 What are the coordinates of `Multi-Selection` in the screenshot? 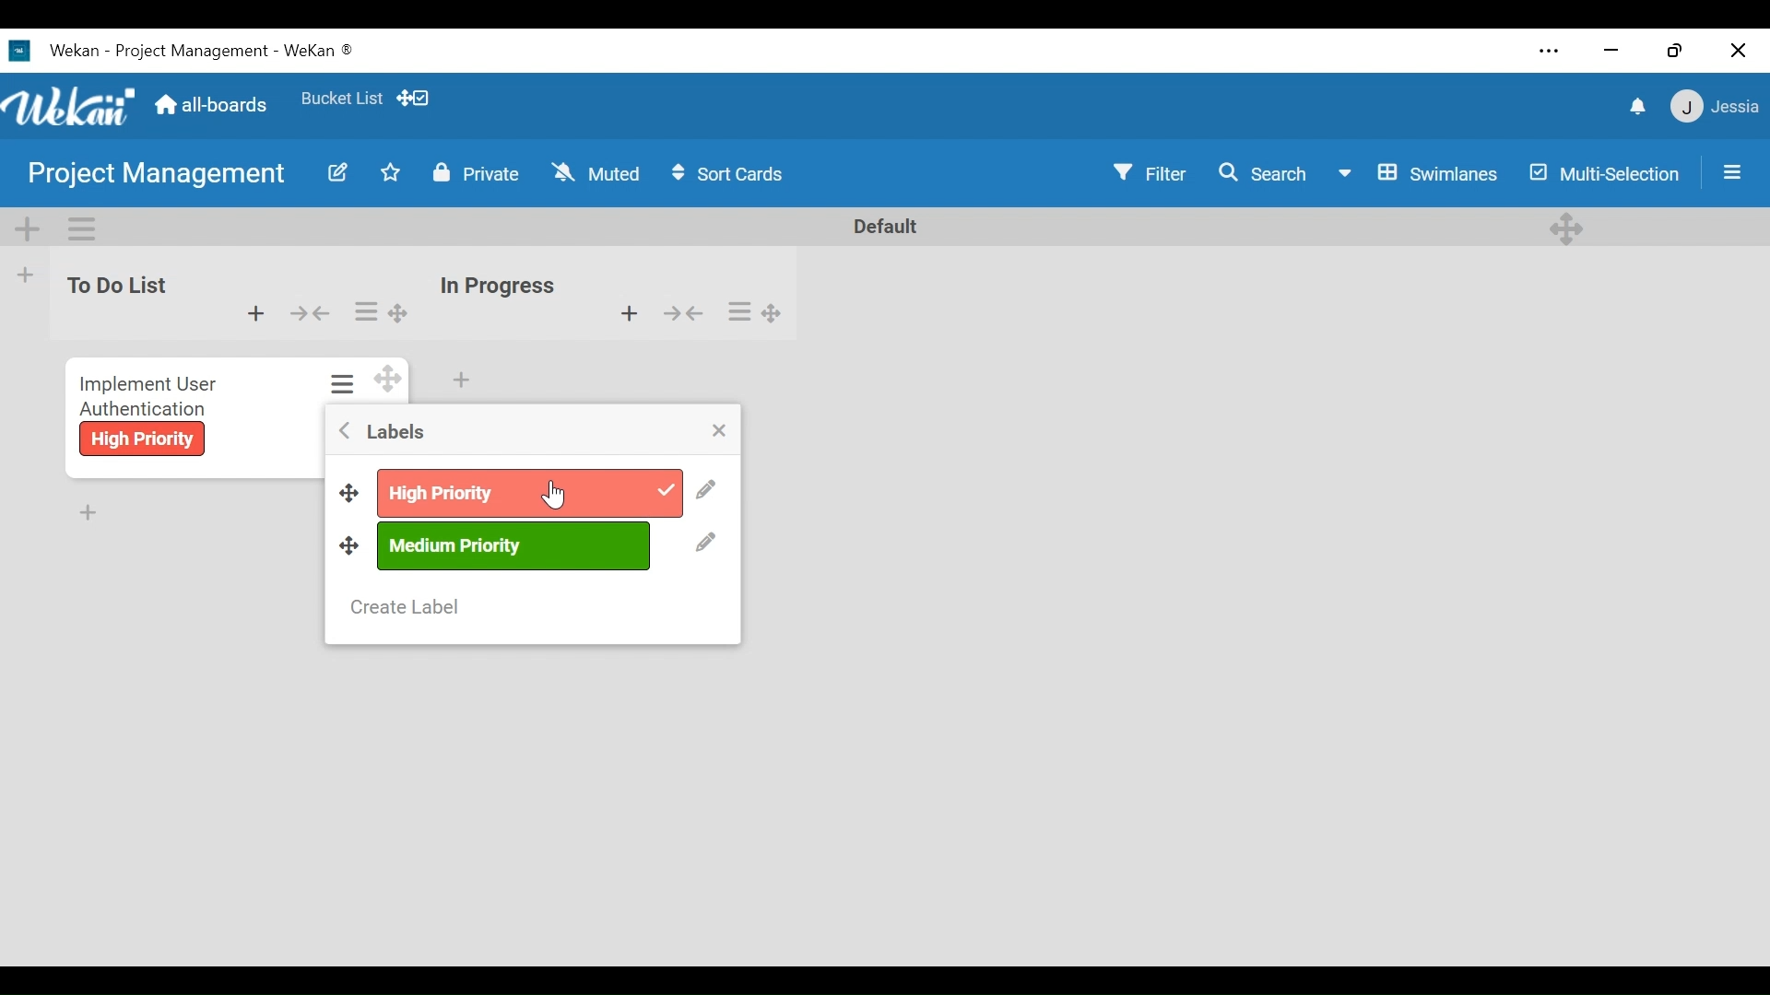 It's located at (1605, 171).